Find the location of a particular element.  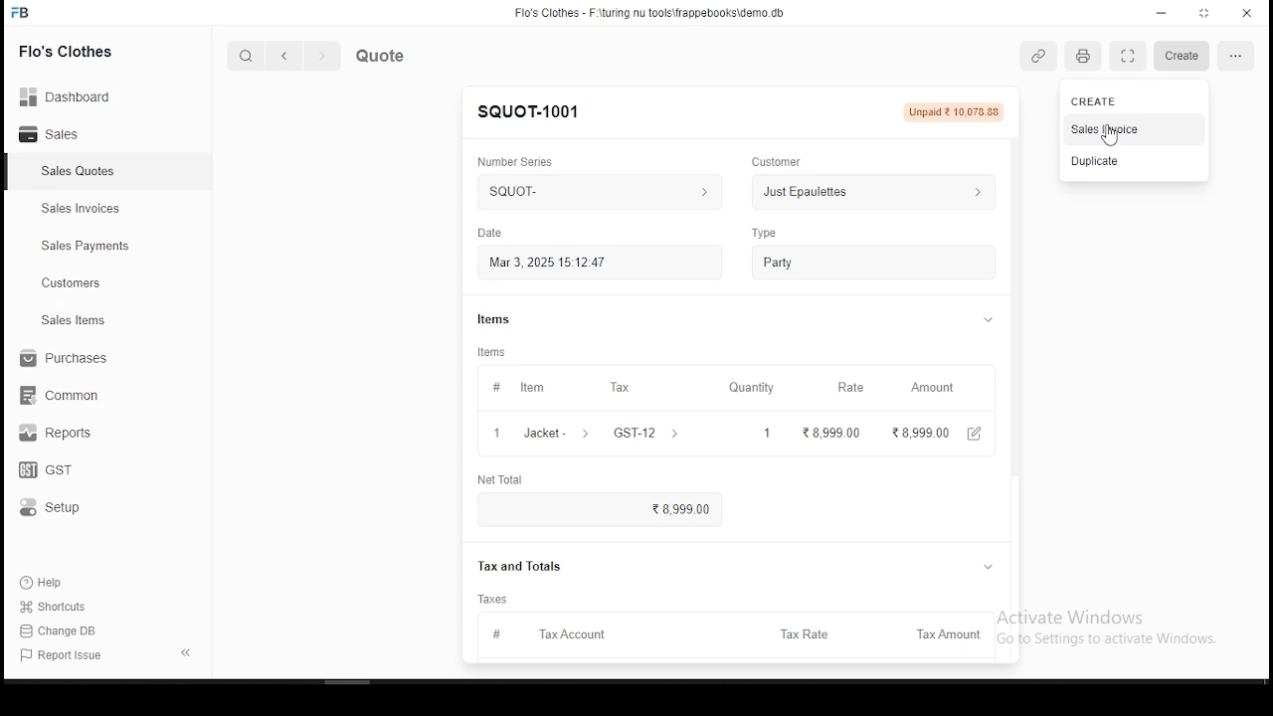

customer is located at coordinates (783, 157).